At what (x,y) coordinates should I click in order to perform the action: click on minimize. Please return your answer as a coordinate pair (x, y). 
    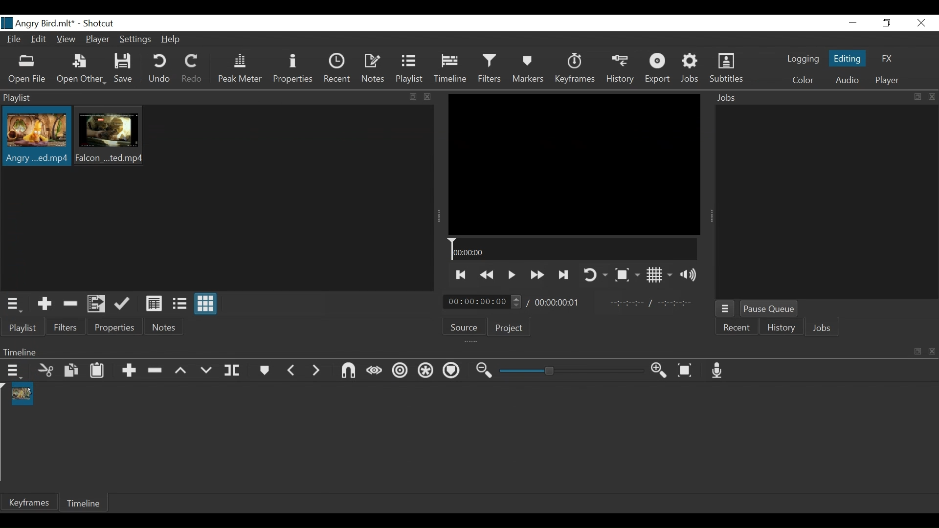
    Looking at the image, I should click on (854, 22).